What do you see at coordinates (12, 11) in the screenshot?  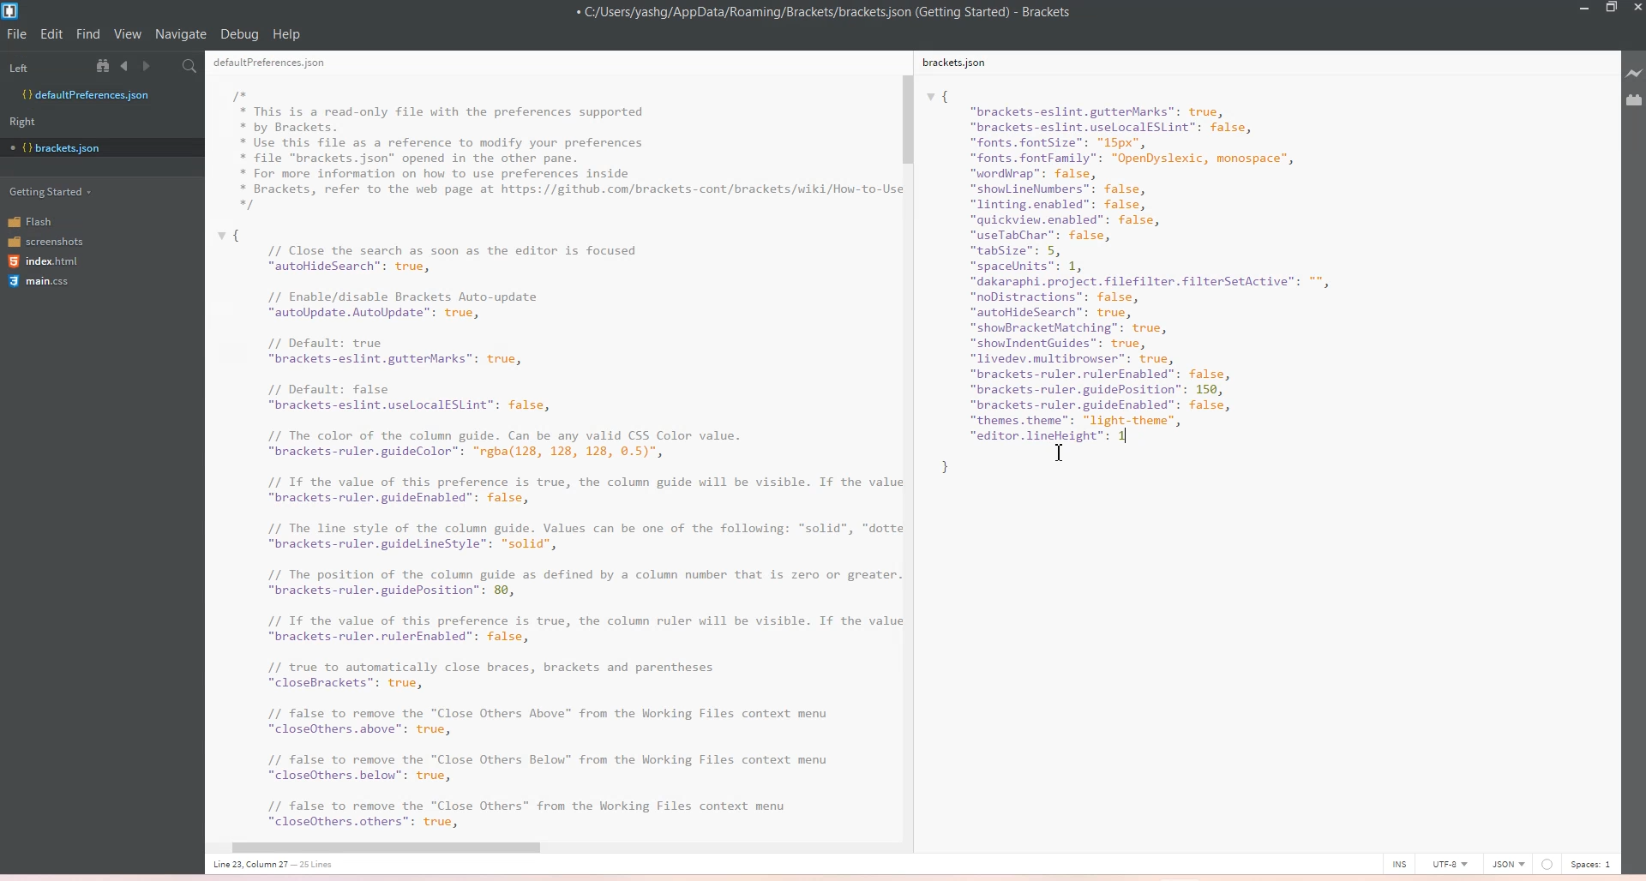 I see `Bracket log` at bounding box center [12, 11].